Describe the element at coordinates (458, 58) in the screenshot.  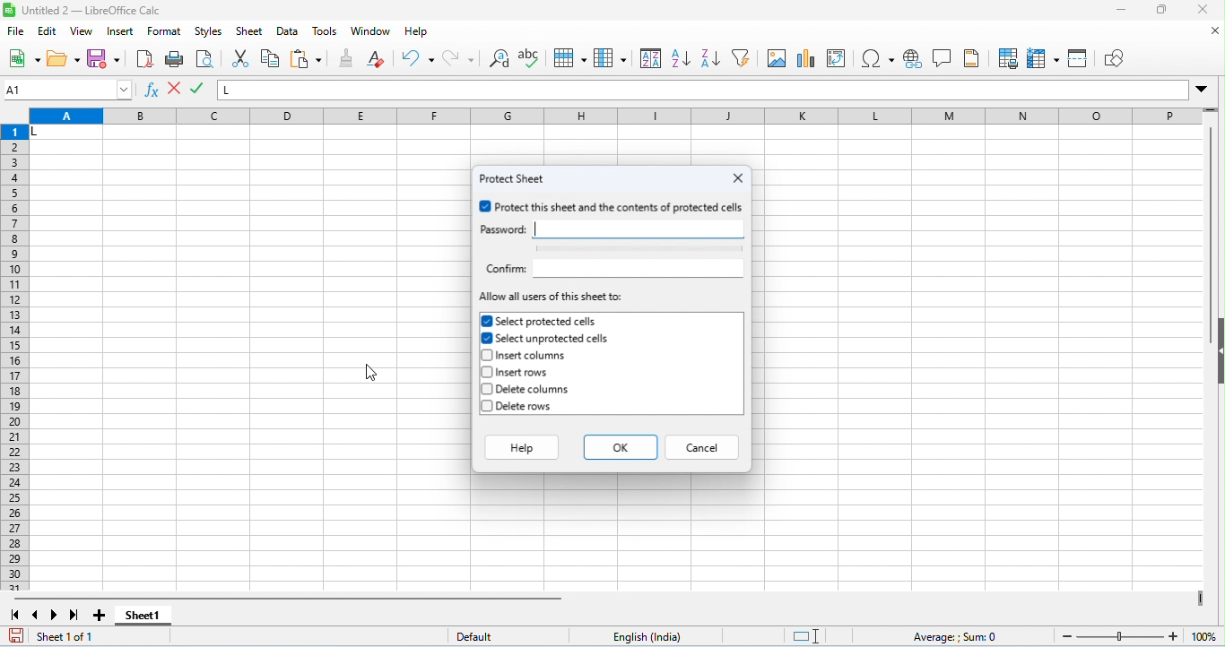
I see `redo` at that location.